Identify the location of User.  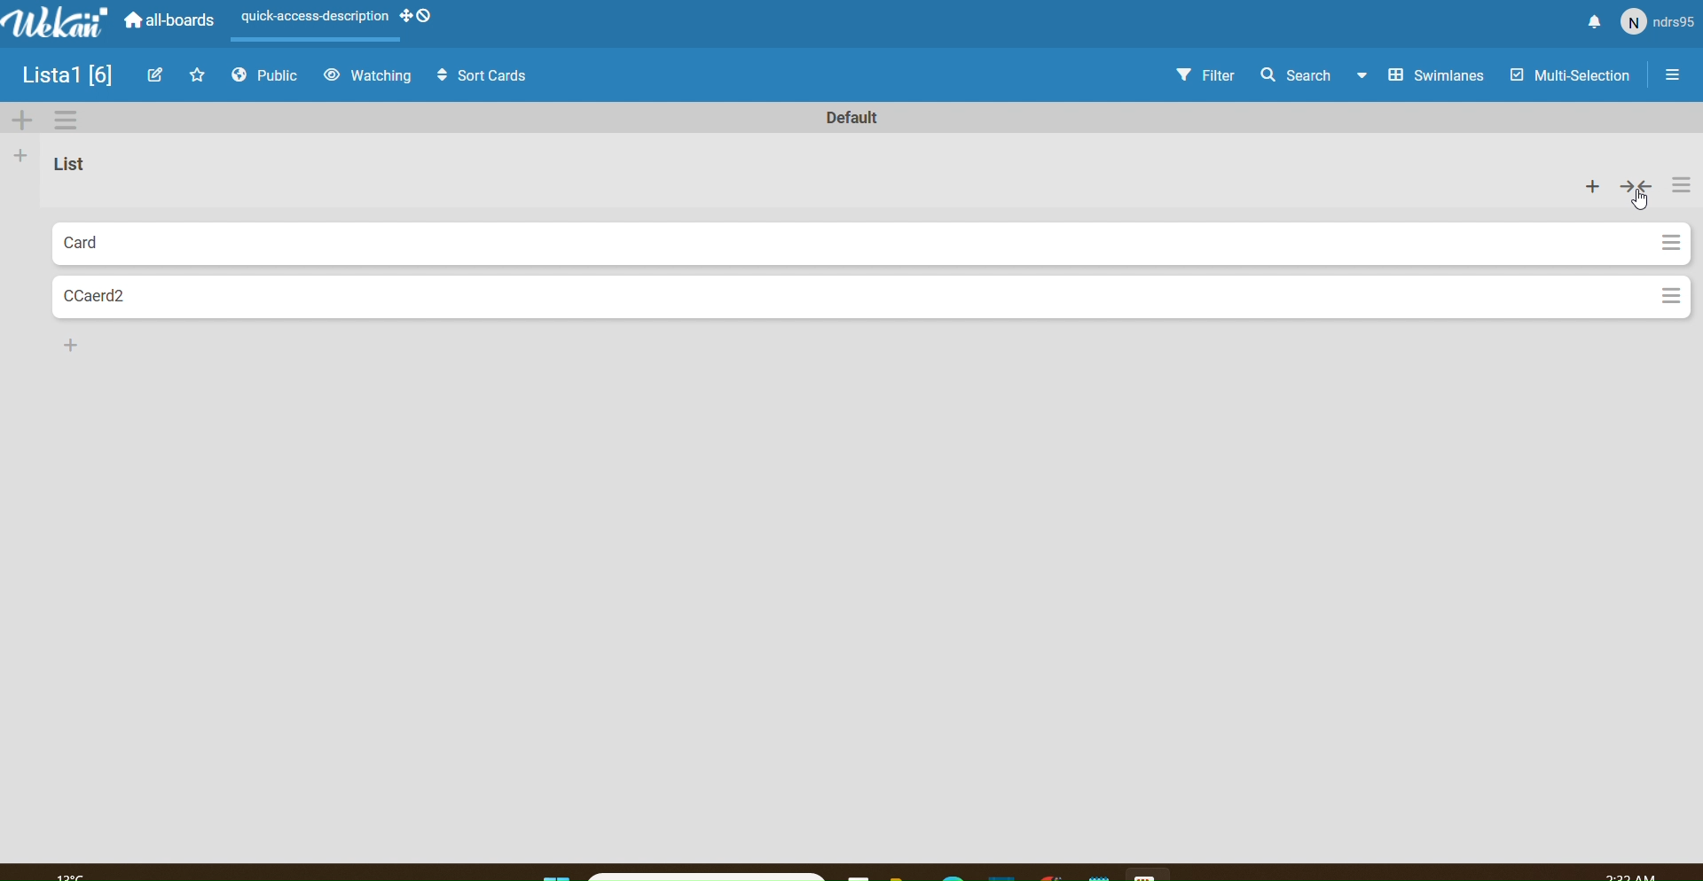
(1660, 24).